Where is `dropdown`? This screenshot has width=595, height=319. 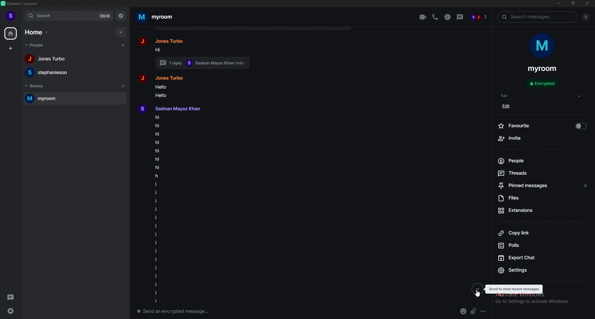
dropdown is located at coordinates (578, 96).